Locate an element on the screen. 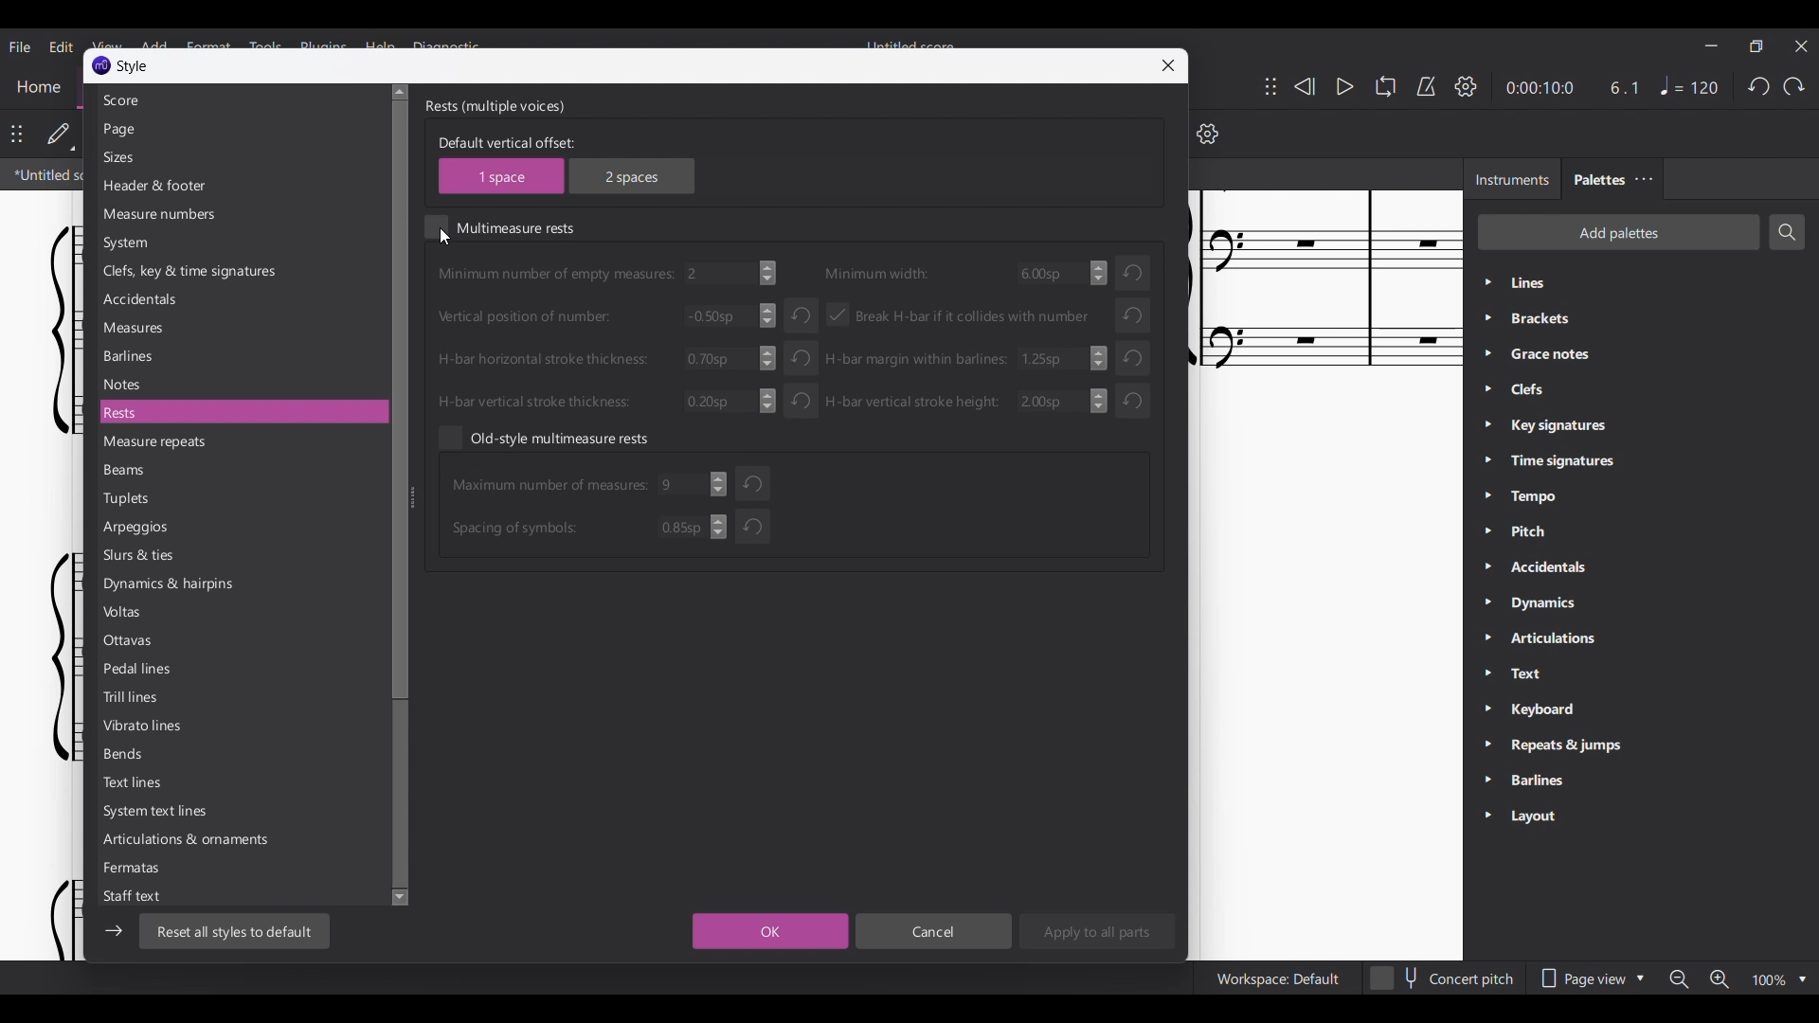 The height and width of the screenshot is (1023, 1819). Add palette is located at coordinates (1618, 233).